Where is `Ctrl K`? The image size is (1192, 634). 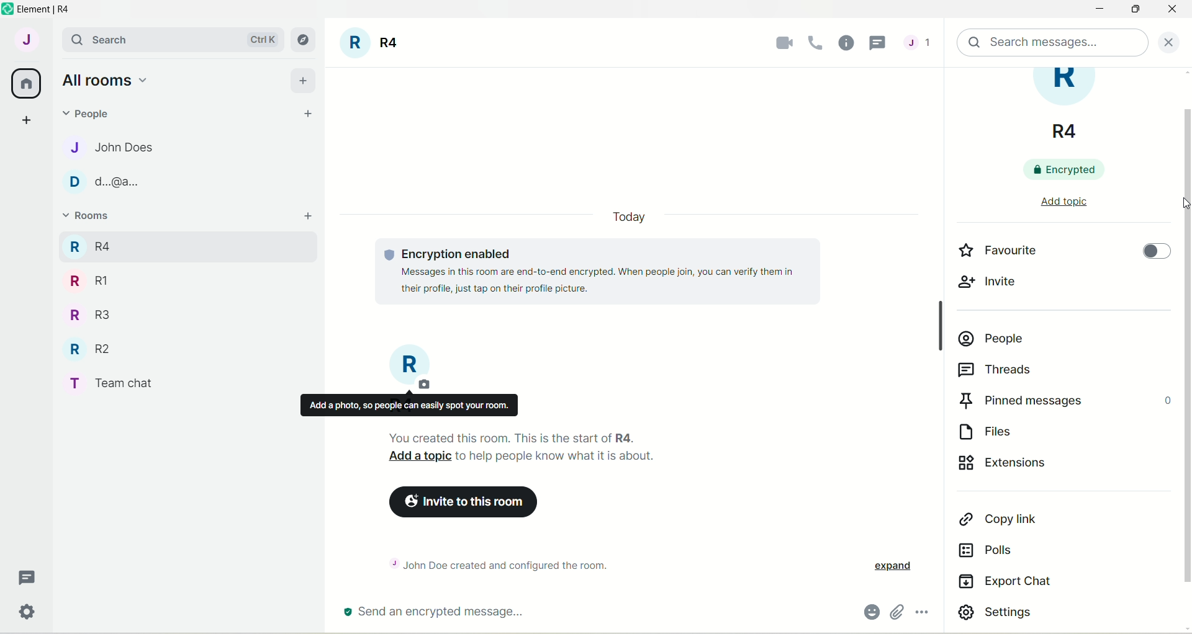 Ctrl K is located at coordinates (260, 40).